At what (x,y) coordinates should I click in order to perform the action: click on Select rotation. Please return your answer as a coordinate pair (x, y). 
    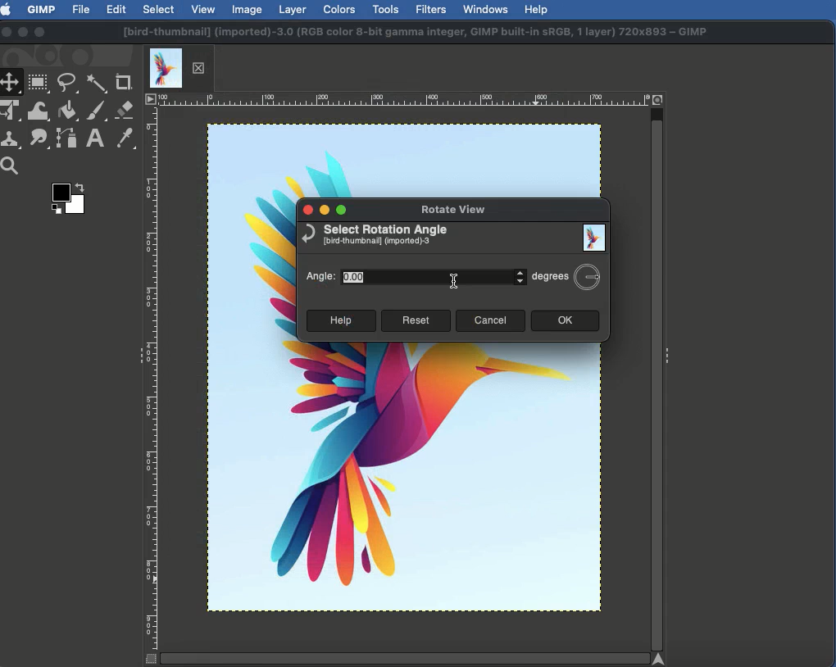
    Looking at the image, I should click on (375, 236).